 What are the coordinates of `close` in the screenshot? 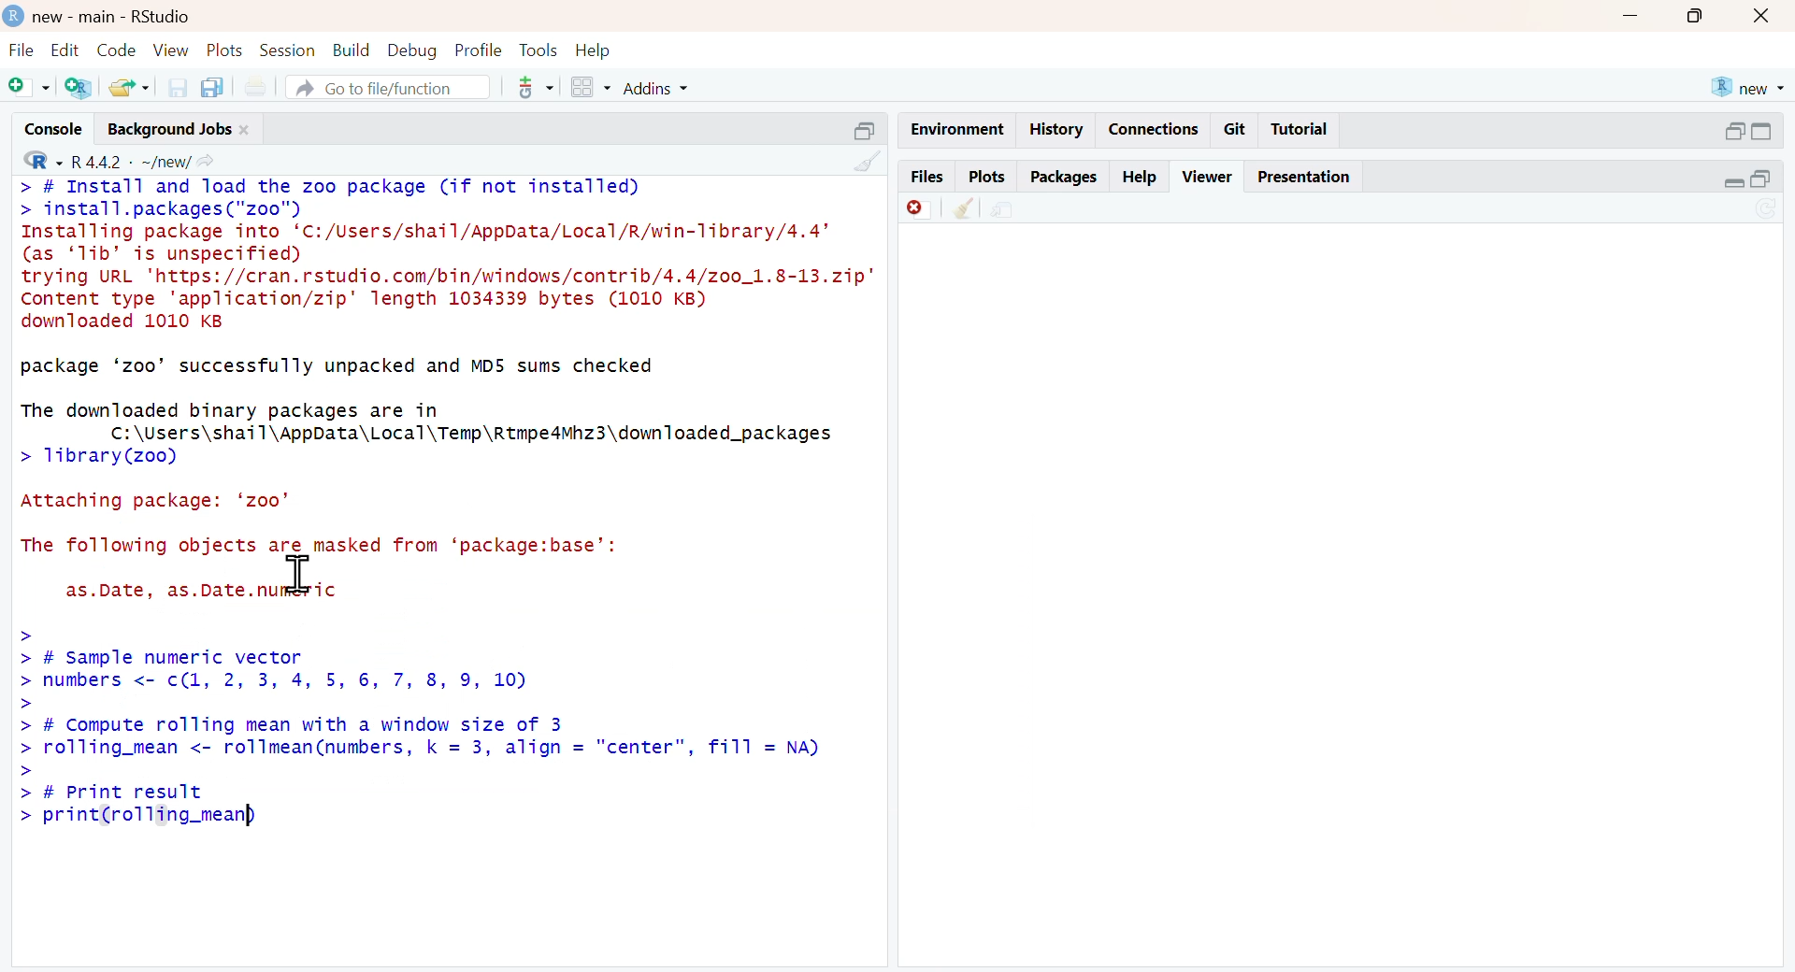 It's located at (1761, 16).